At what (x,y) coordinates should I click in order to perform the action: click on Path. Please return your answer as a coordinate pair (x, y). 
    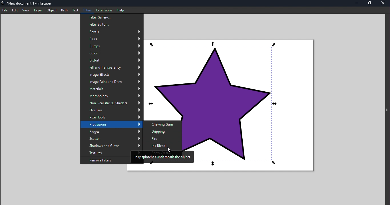
    Looking at the image, I should click on (65, 10).